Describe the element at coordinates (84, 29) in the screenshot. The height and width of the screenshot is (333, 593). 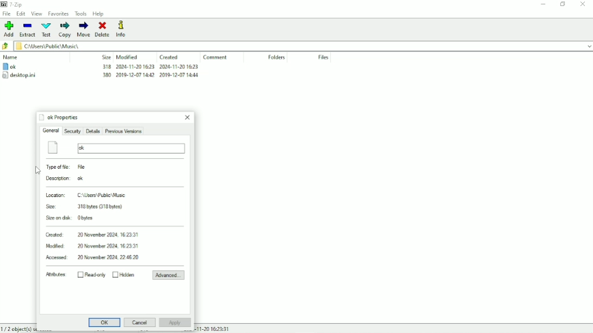
I see `Move` at that location.